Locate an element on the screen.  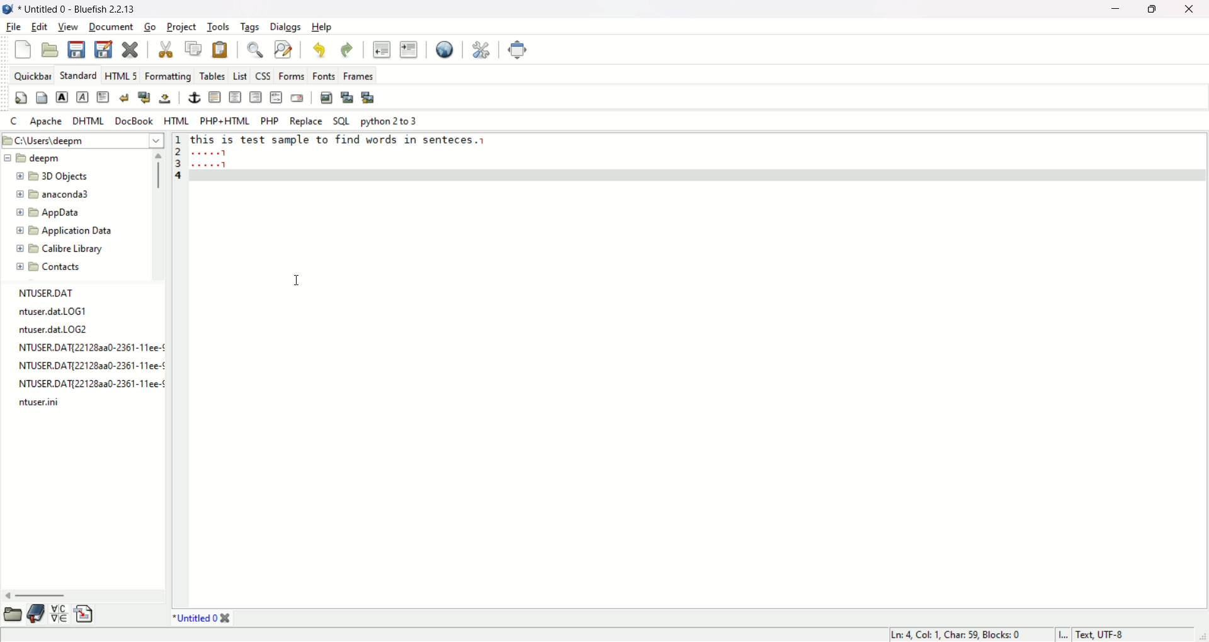
maximize is located at coordinates (1153, 9).